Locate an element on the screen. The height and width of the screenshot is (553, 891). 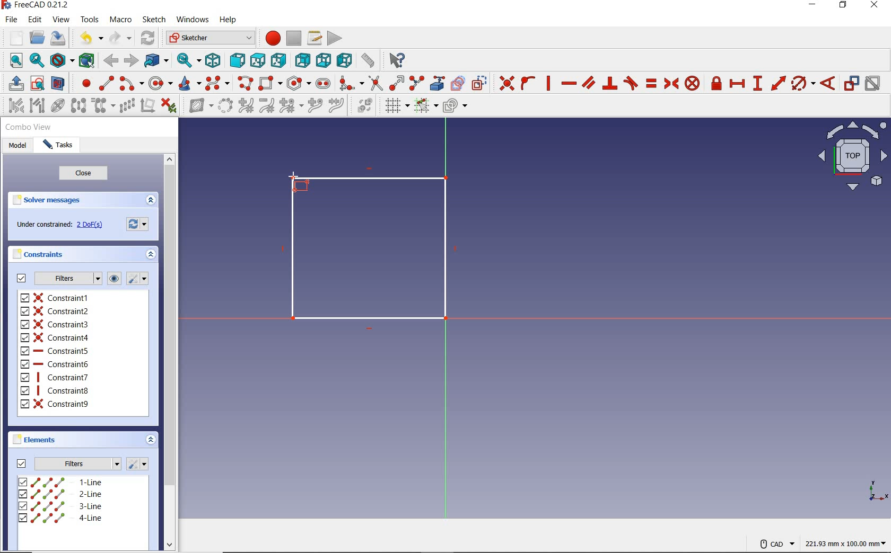
select associated geometry is located at coordinates (38, 105).